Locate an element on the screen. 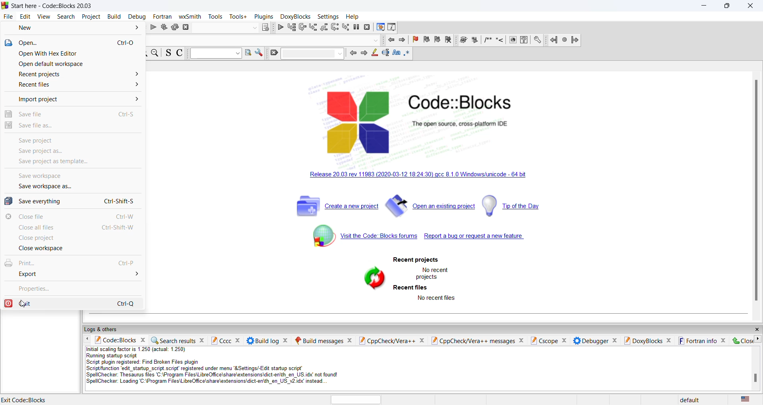 The height and width of the screenshot is (405, 763). step into is located at coordinates (302, 27).